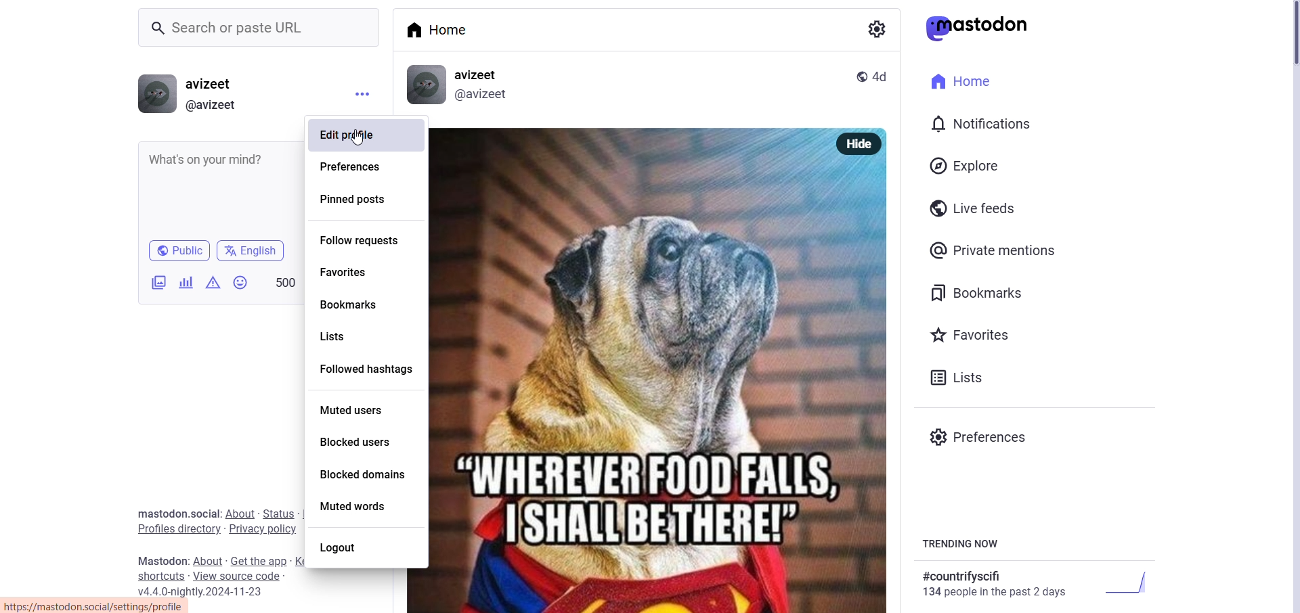 The width and height of the screenshot is (1300, 613). Describe the element at coordinates (448, 31) in the screenshot. I see `home` at that location.